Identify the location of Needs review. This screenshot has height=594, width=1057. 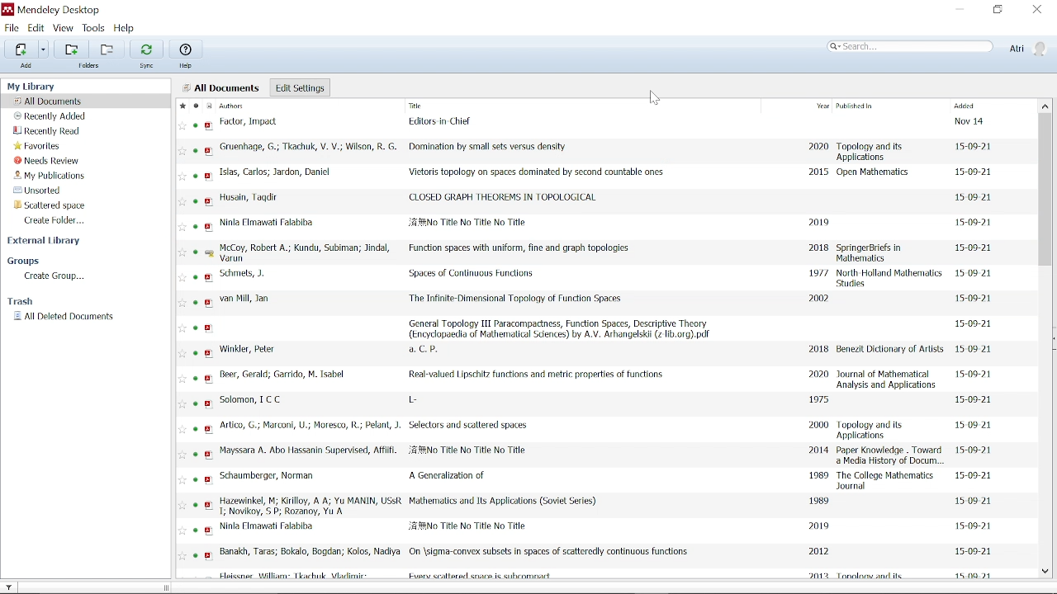
(49, 161).